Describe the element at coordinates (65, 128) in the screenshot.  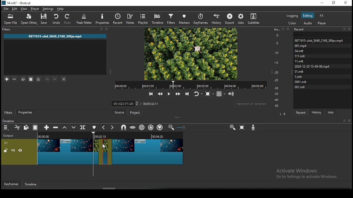
I see `lift` at that location.